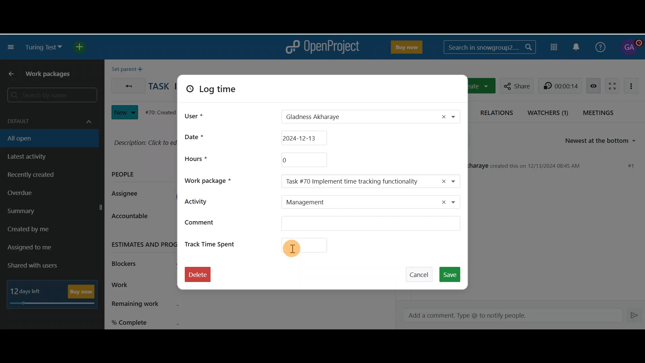  I want to click on Remove, so click(443, 116).